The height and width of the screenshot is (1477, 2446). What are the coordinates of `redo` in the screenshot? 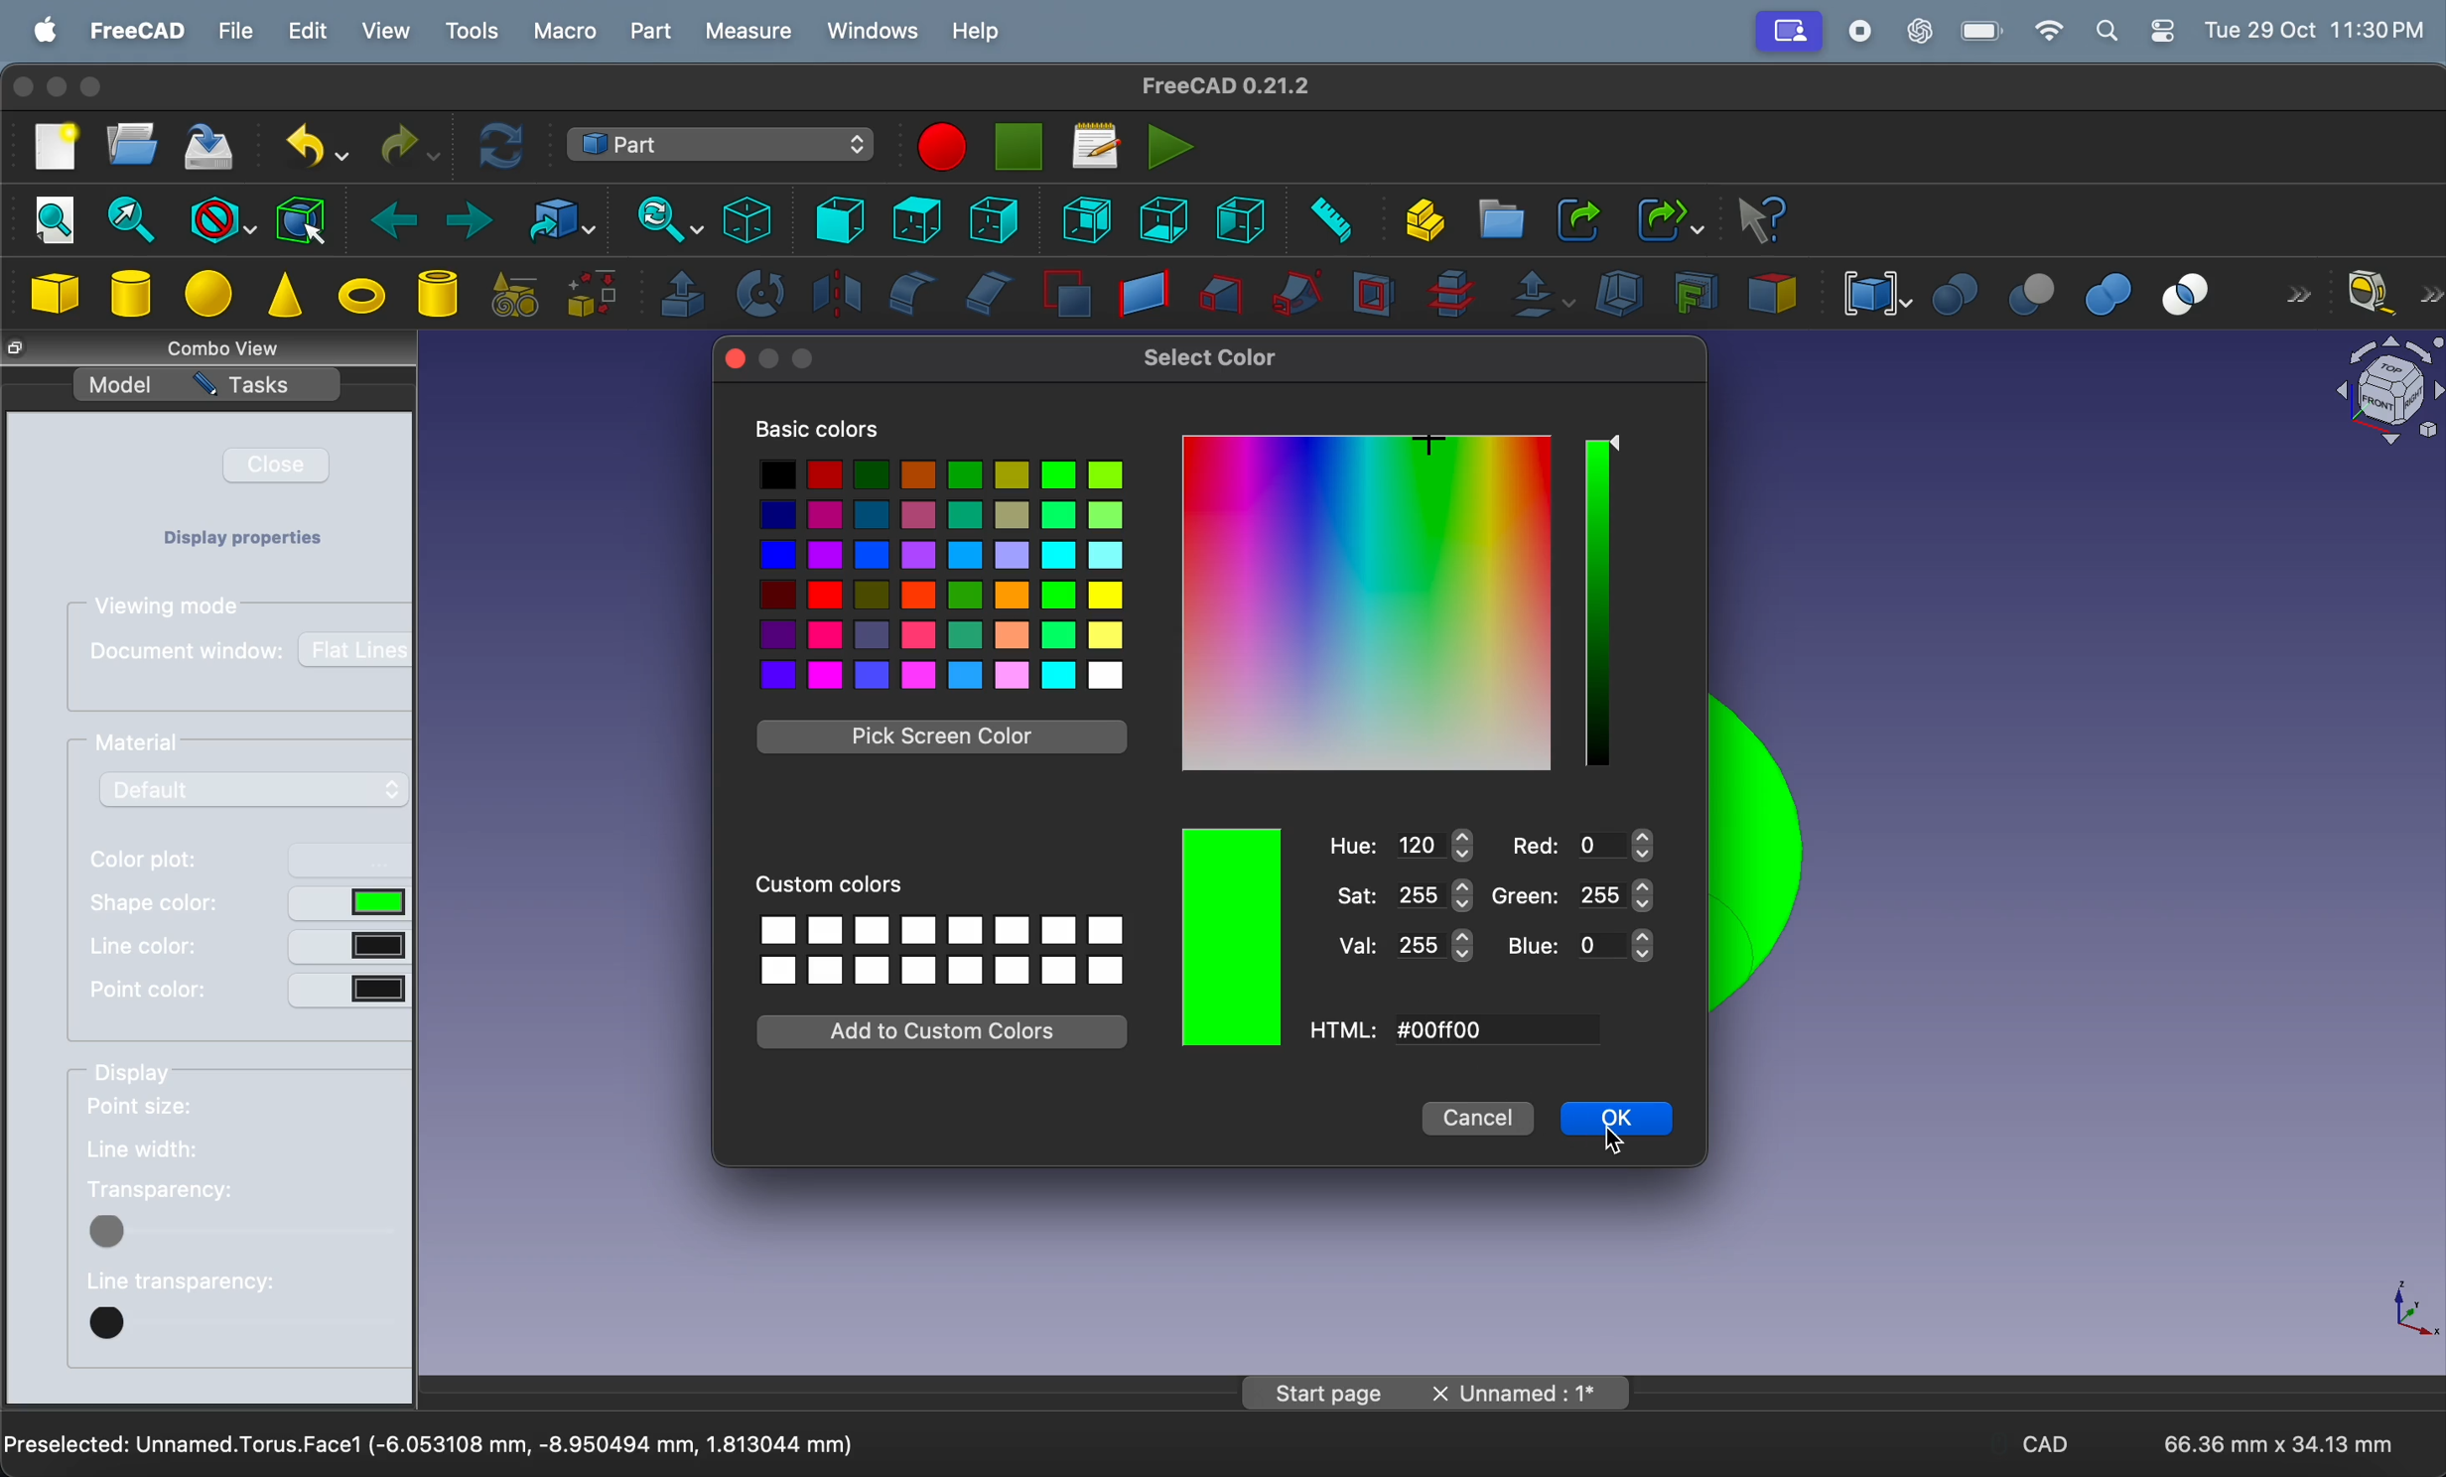 It's located at (406, 142).